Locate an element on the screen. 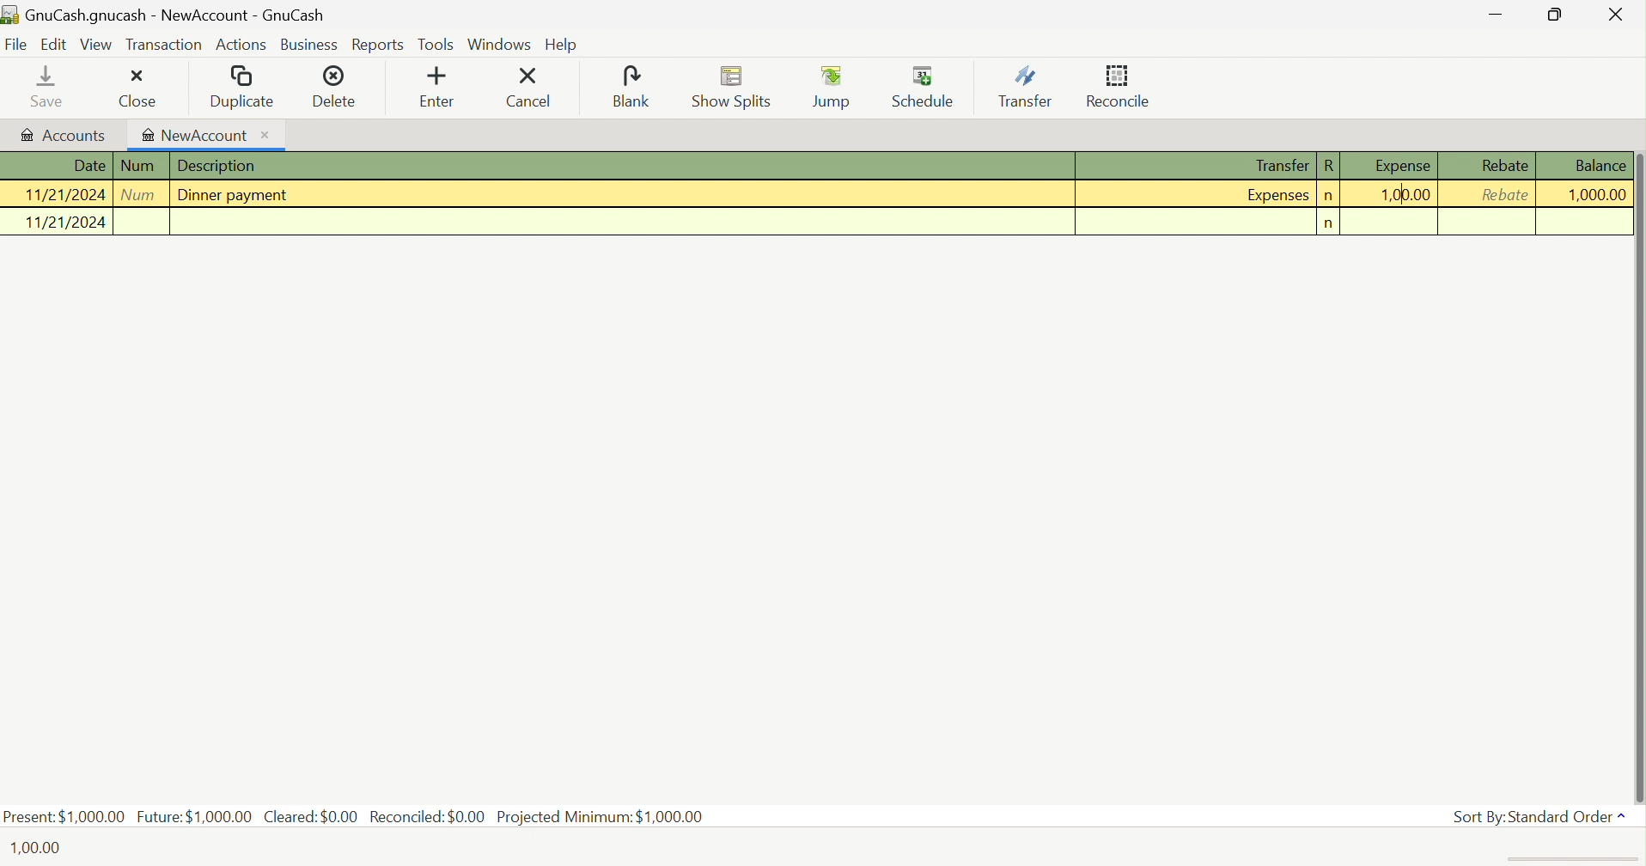 The image size is (1646, 866). Sort By: Standard Order is located at coordinates (1540, 815).